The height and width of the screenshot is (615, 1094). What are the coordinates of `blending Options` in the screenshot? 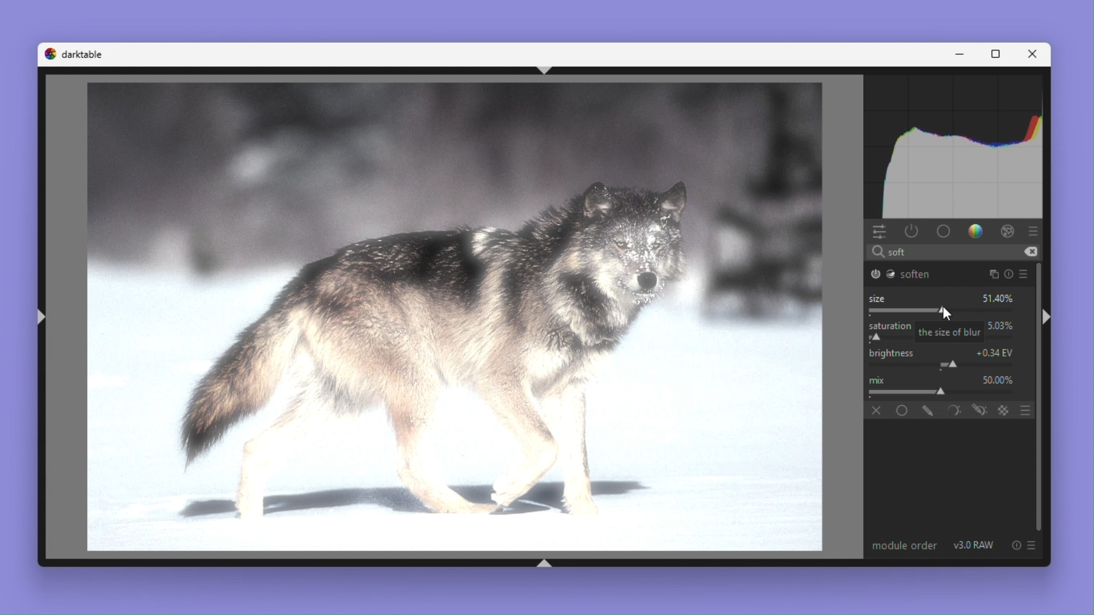 It's located at (1027, 410).